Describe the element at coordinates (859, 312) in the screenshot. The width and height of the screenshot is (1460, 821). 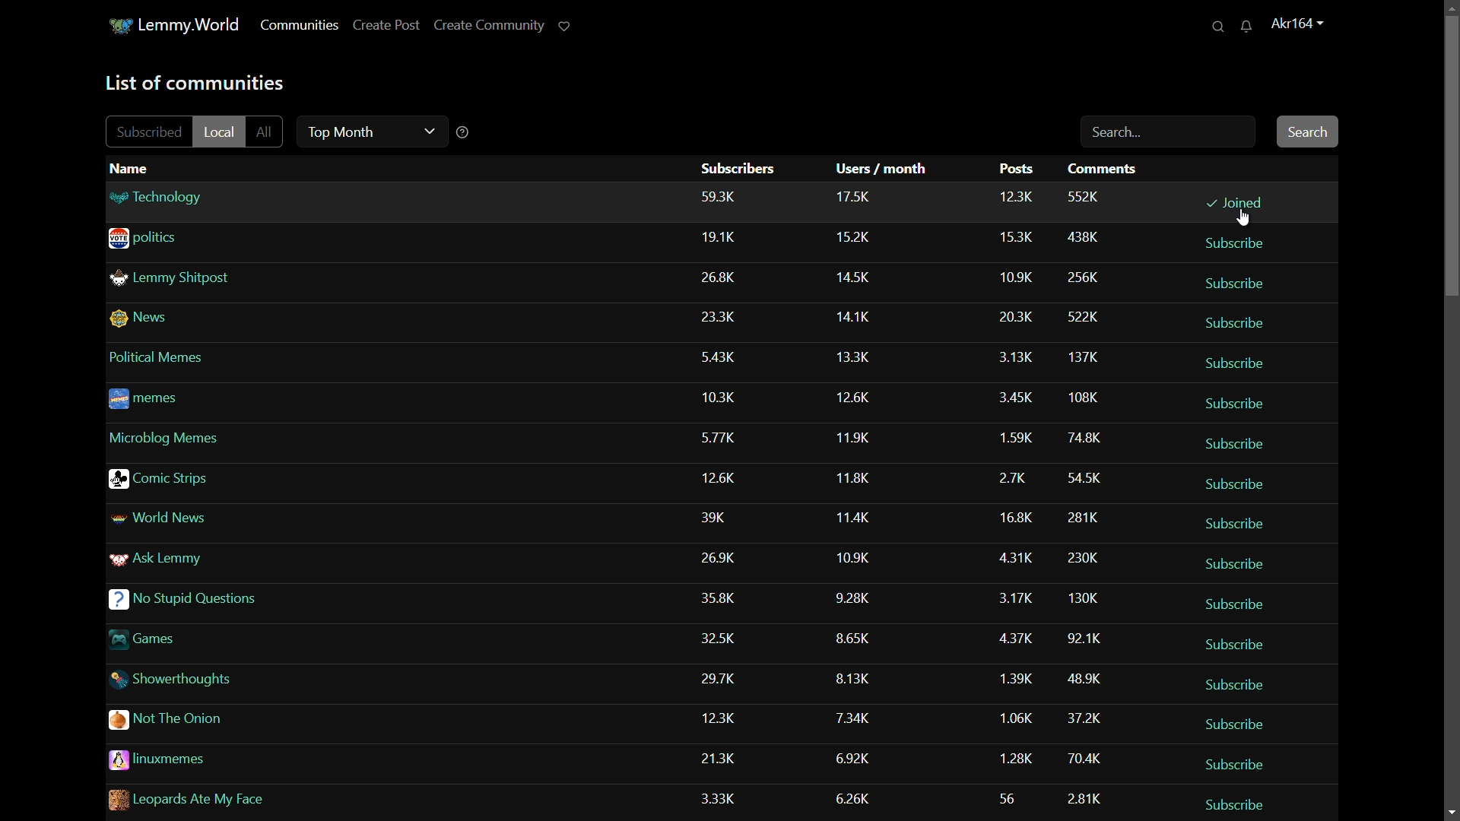
I see `user per month` at that location.